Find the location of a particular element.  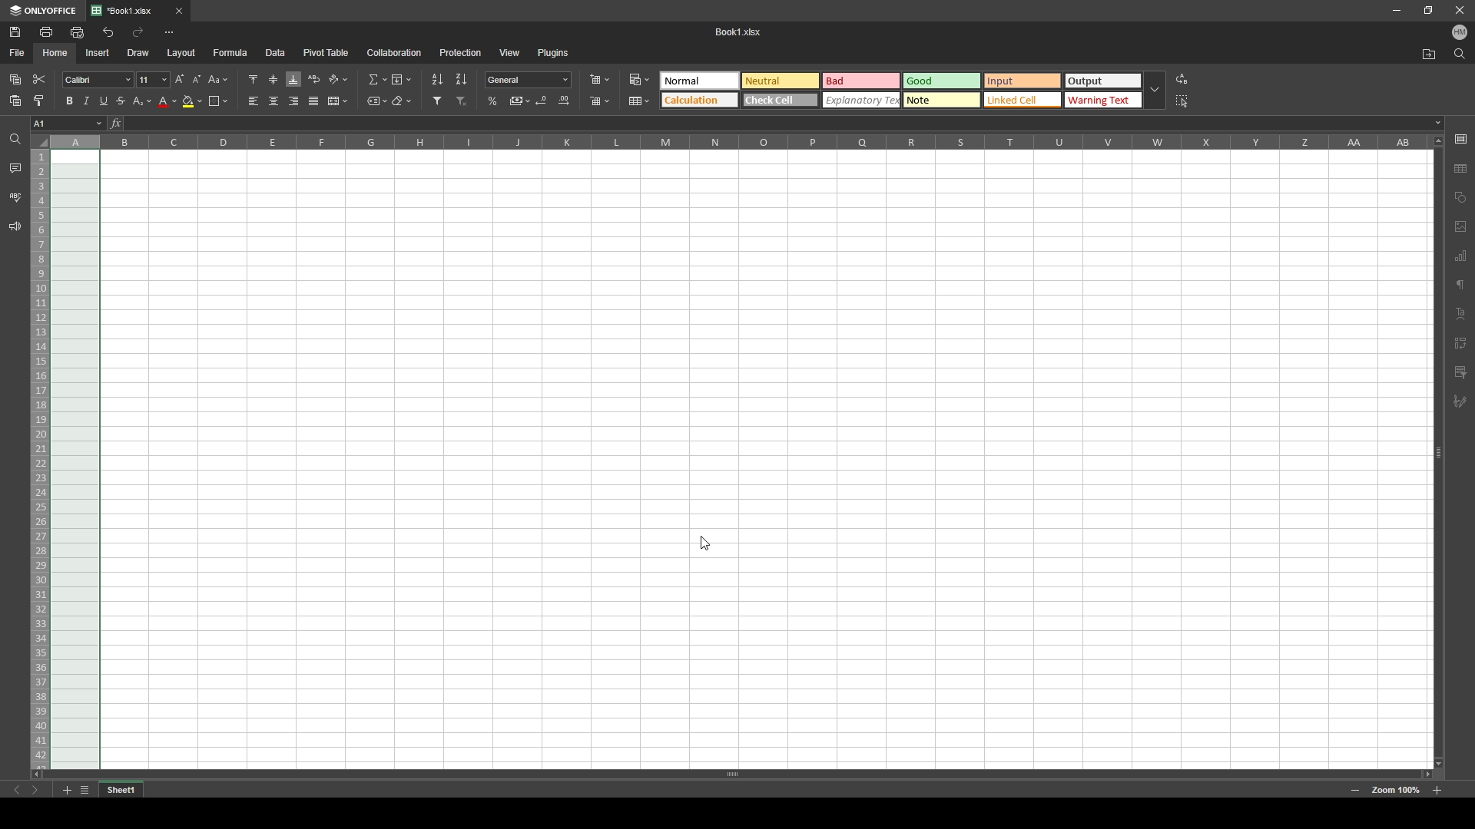

layout is located at coordinates (181, 53).